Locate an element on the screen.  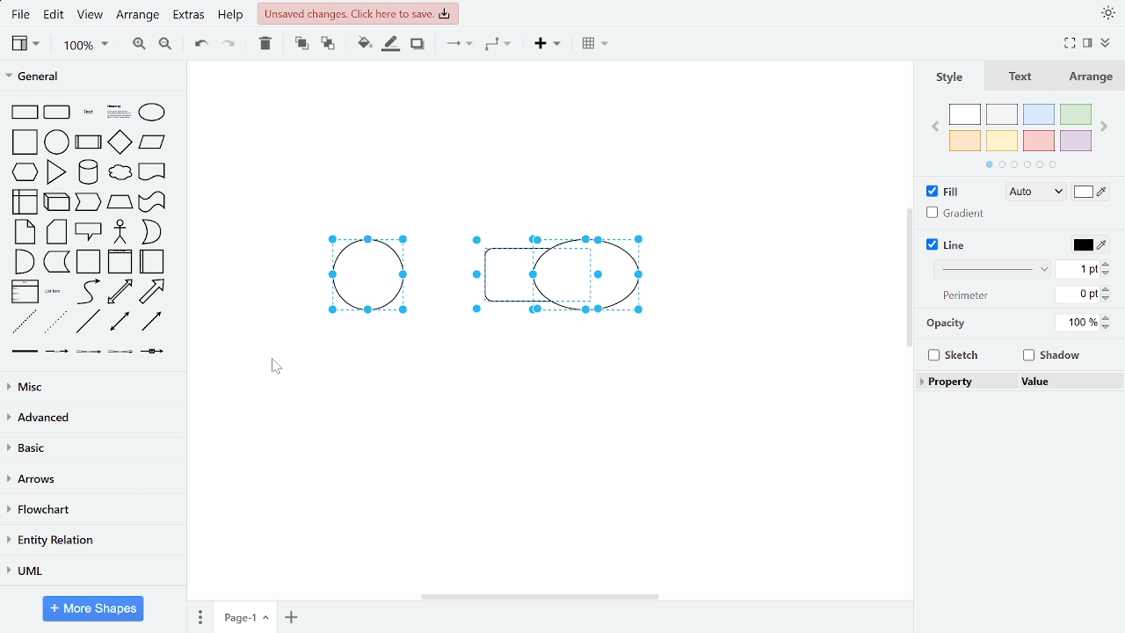
and is located at coordinates (23, 261).